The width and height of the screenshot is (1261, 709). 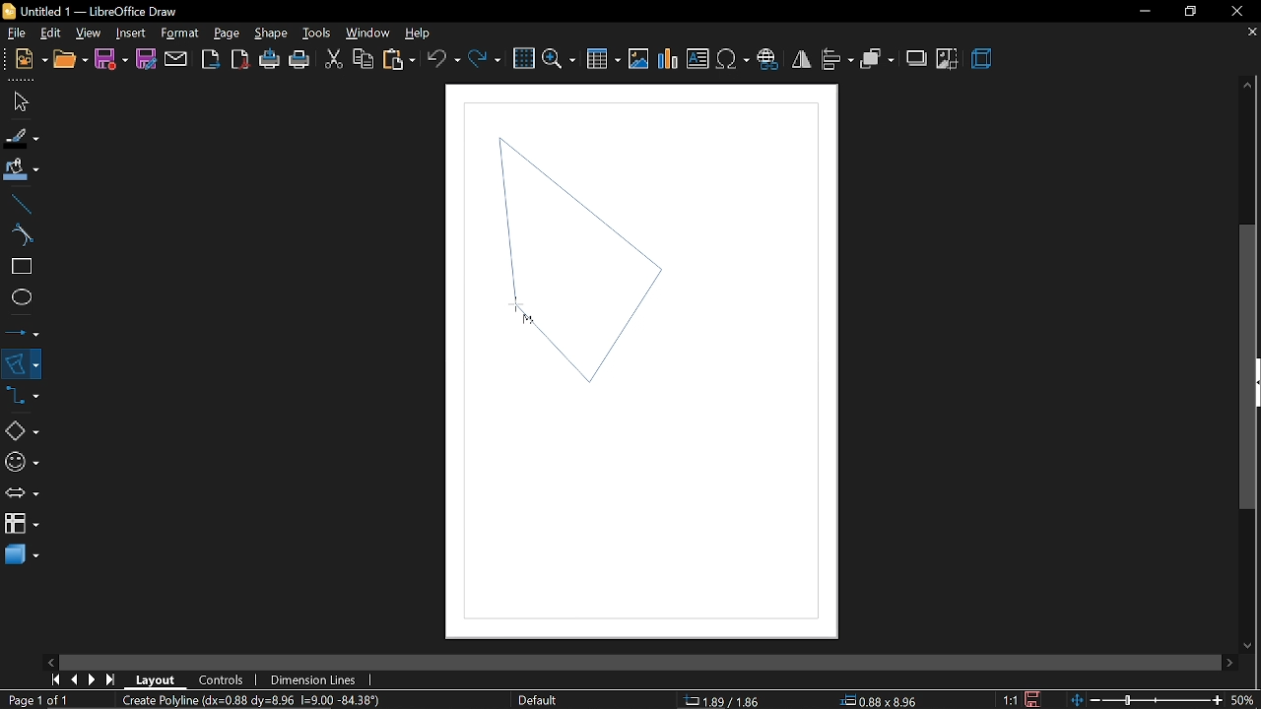 I want to click on restore down, so click(x=1191, y=11).